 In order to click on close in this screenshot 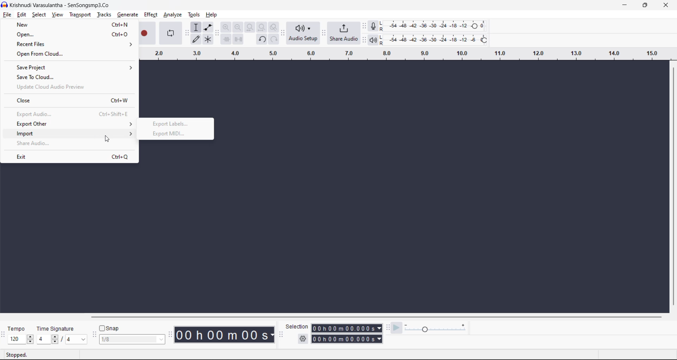, I will do `click(666, 5)`.